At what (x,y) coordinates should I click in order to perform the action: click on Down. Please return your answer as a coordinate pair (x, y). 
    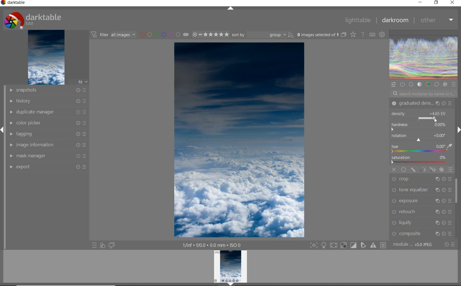
    Looking at the image, I should click on (231, 284).